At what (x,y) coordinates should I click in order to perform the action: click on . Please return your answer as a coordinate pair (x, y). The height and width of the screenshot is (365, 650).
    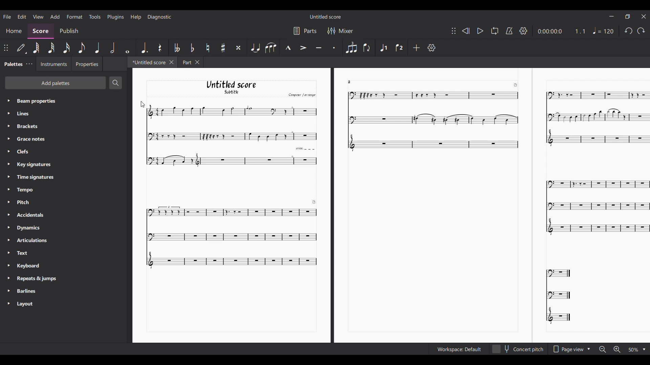
    Looking at the image, I should click on (599, 116).